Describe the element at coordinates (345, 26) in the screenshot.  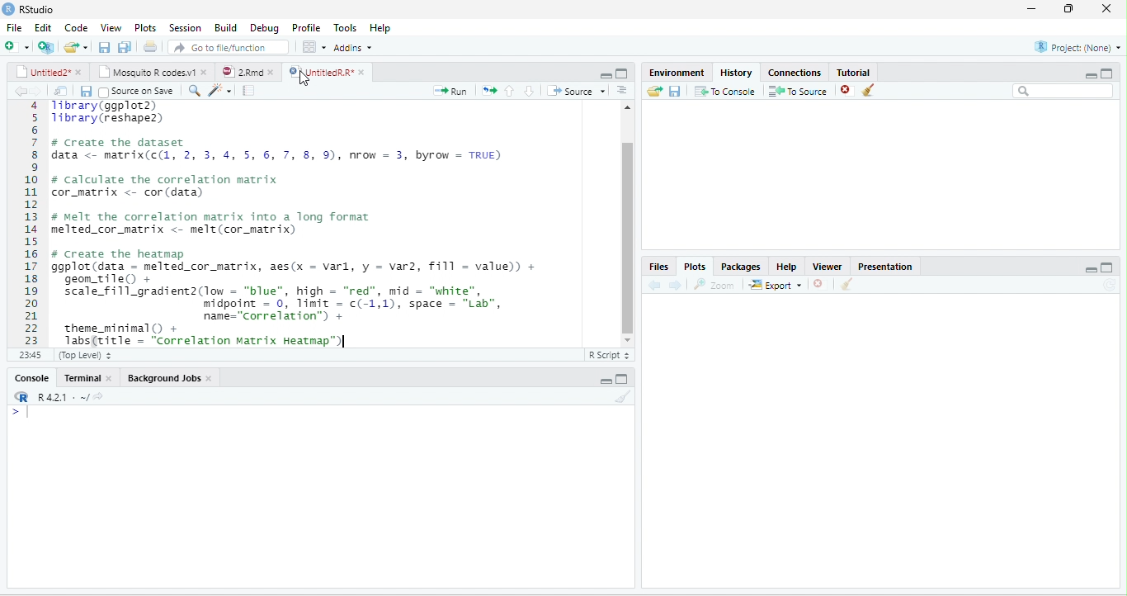
I see `tools` at that location.